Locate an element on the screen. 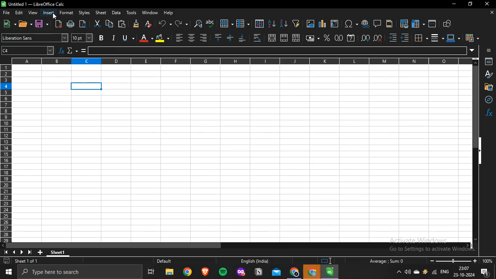 This screenshot has width=496, height=279. format as percent  is located at coordinates (326, 37).